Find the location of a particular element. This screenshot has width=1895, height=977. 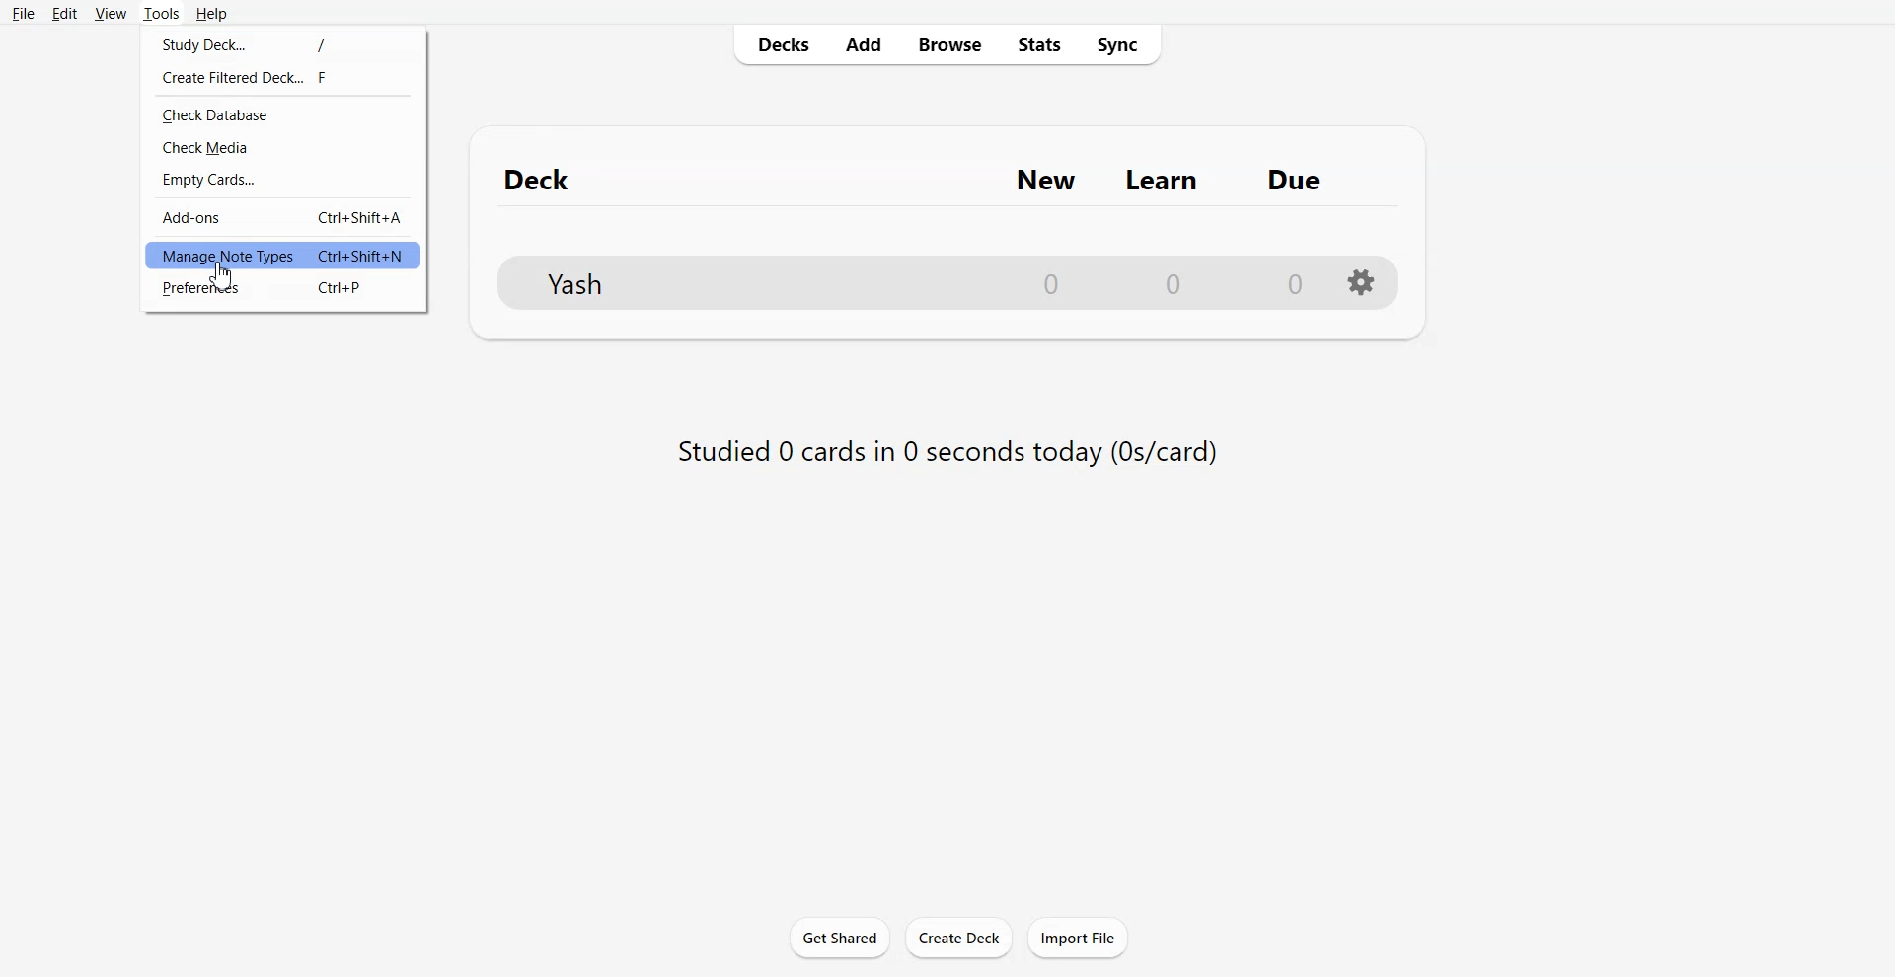

Check Database is located at coordinates (282, 114).